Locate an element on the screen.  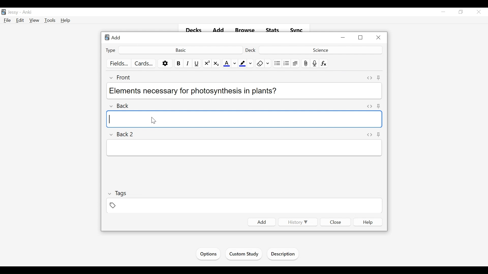
Add is located at coordinates (114, 37).